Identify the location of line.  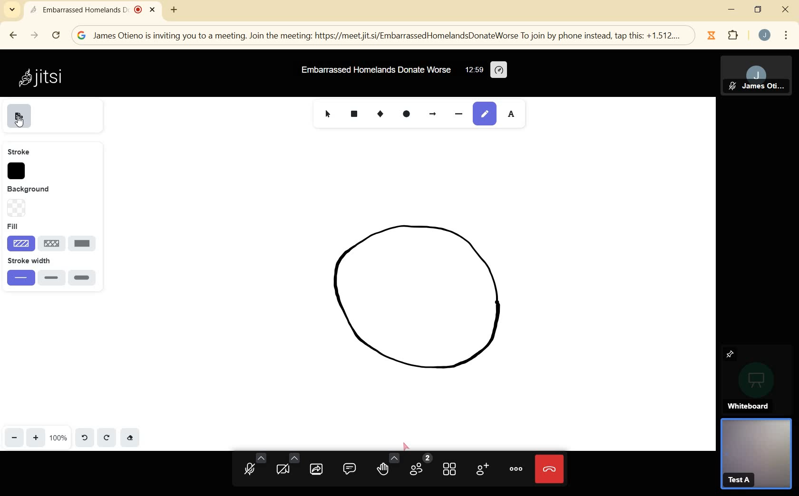
(53, 243).